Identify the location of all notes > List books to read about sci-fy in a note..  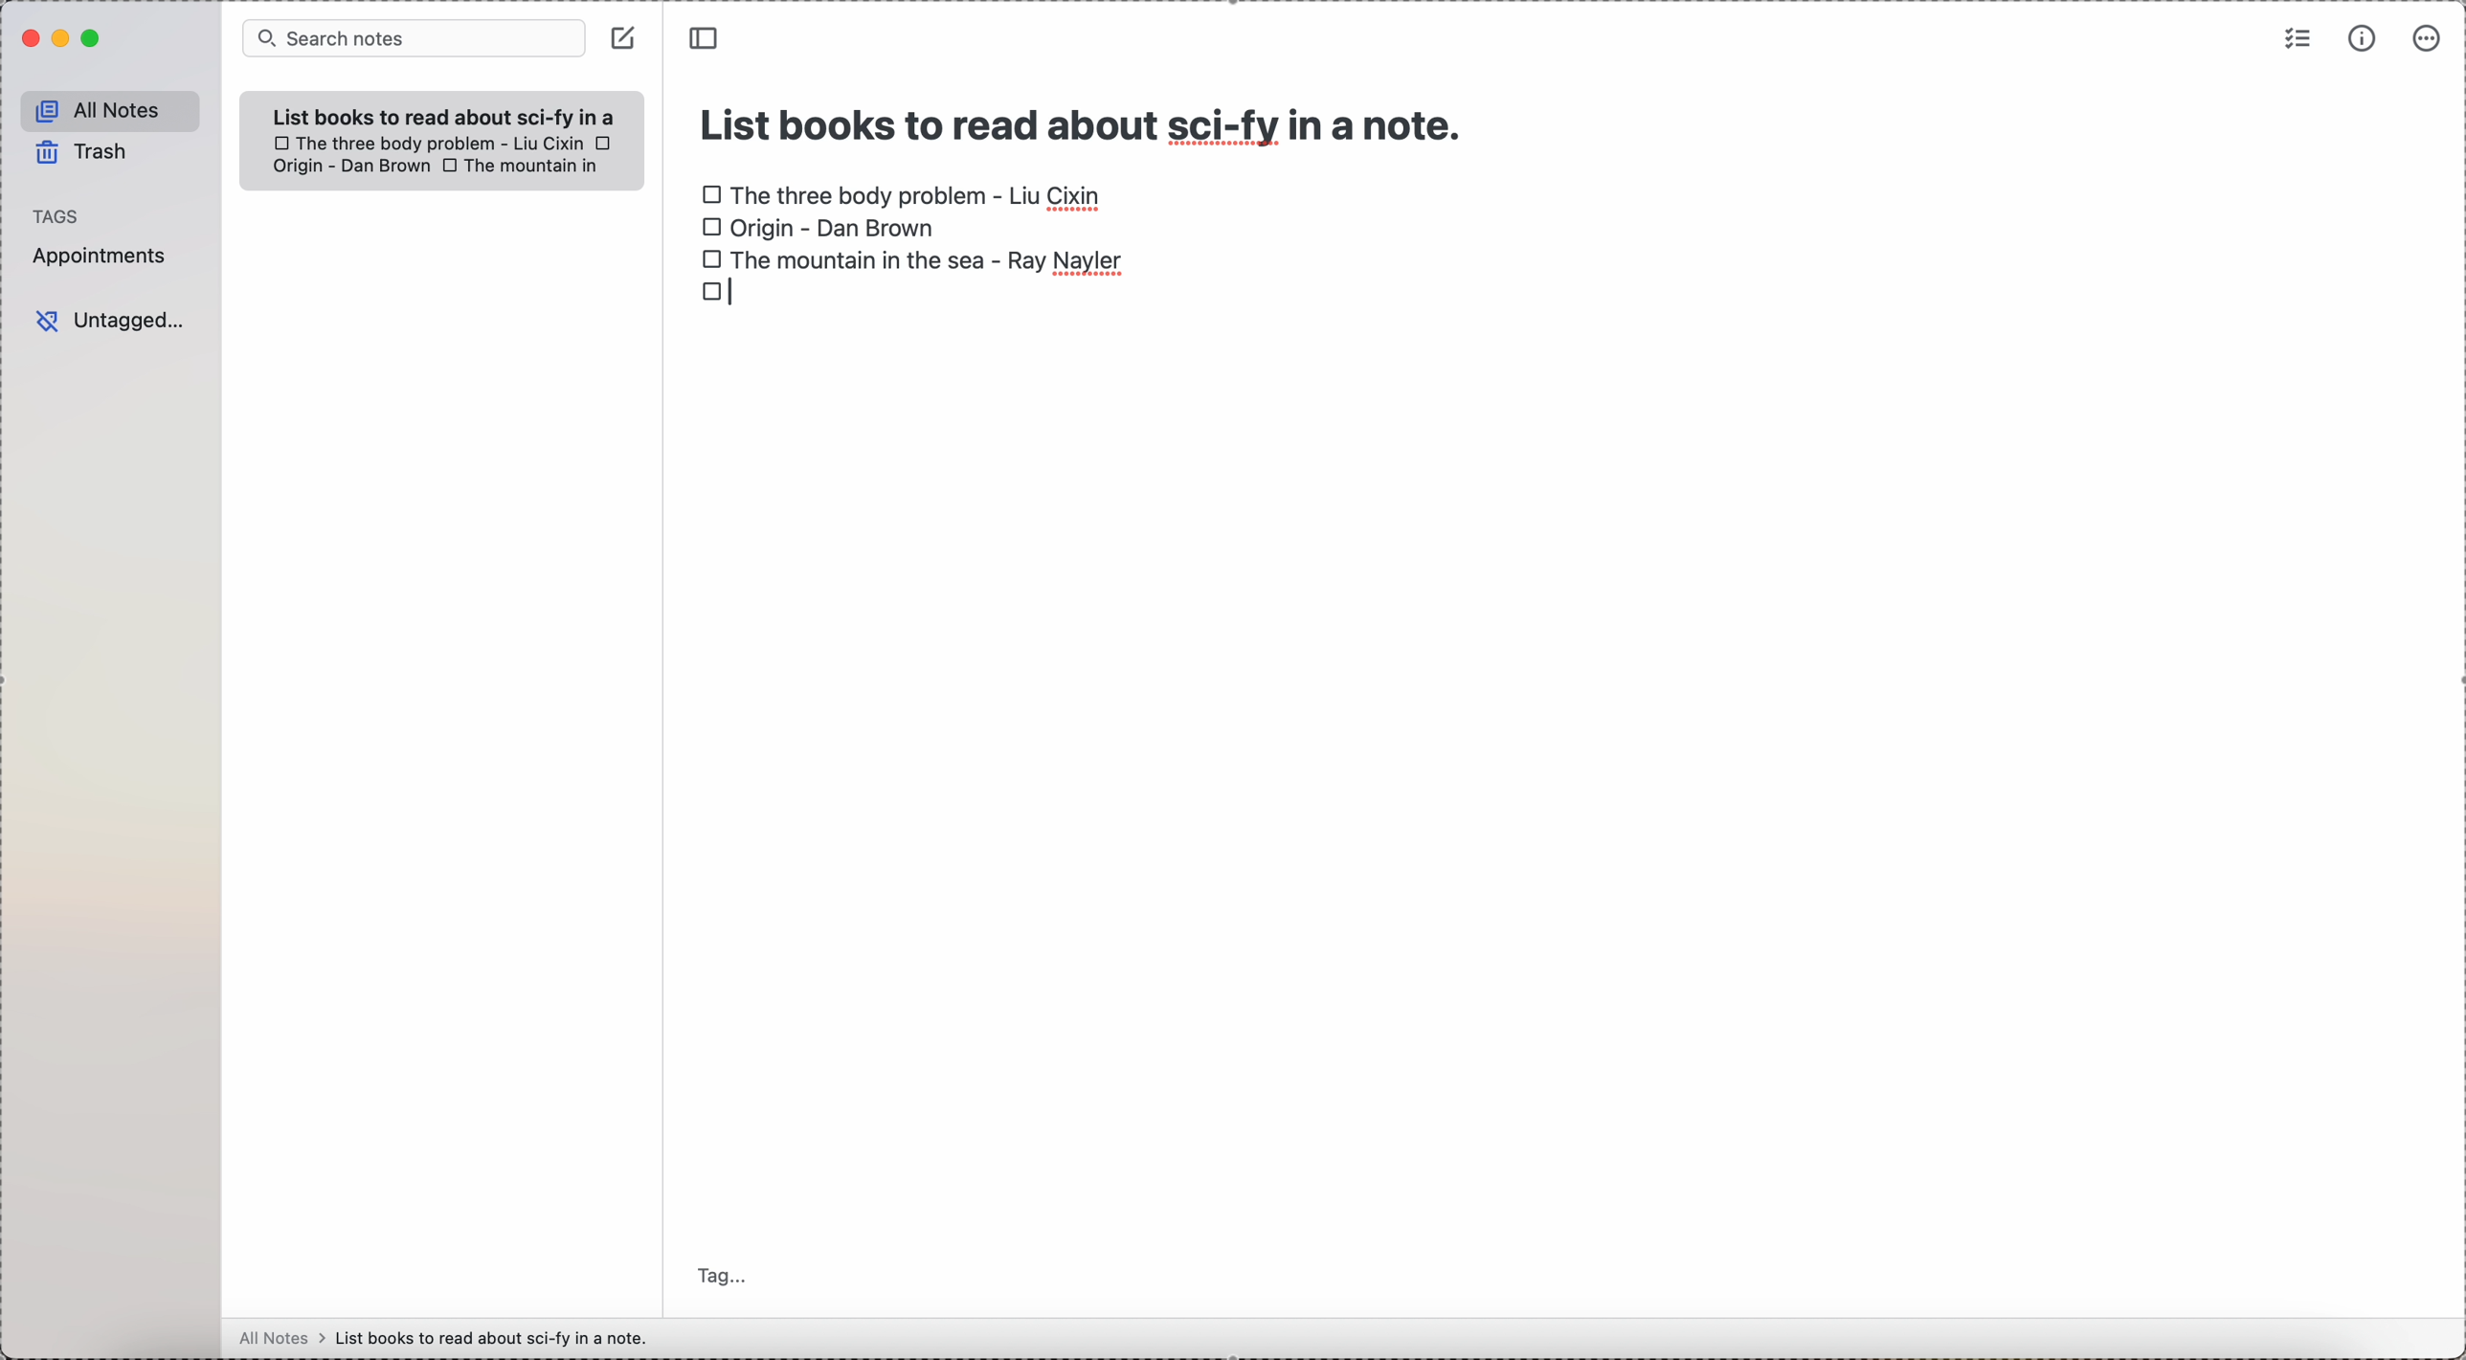
(449, 1337).